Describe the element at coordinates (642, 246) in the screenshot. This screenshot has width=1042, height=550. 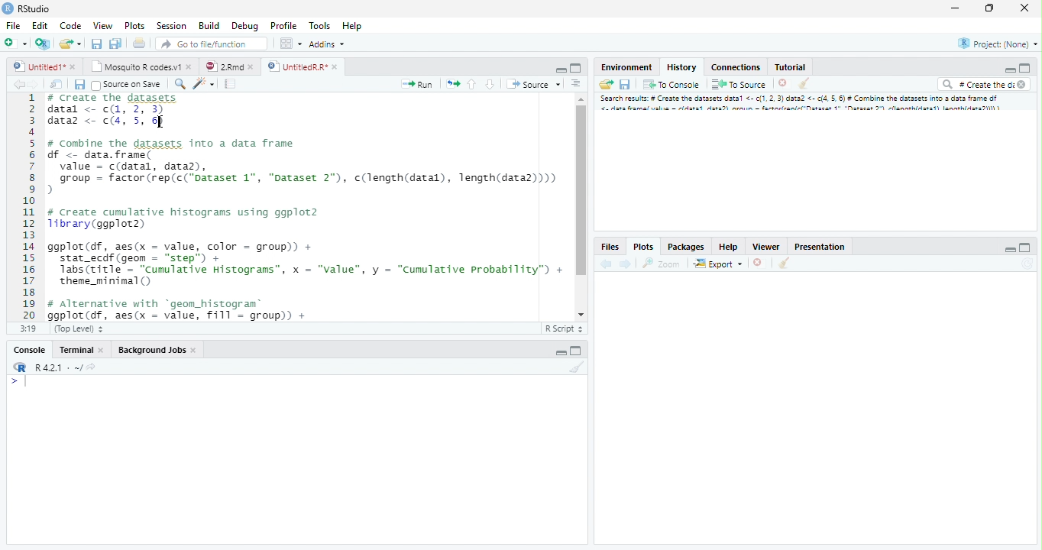
I see `Plots` at that location.